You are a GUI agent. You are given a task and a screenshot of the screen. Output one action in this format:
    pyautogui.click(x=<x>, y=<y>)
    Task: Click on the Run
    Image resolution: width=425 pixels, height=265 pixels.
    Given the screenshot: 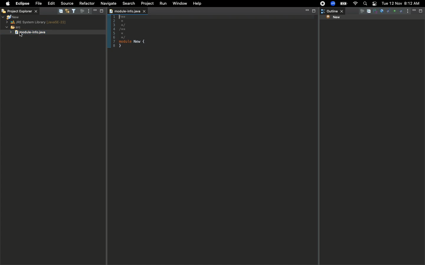 What is the action you would take?
    pyautogui.click(x=163, y=4)
    